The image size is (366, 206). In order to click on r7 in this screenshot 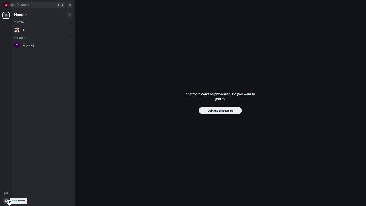, I will do `click(22, 30)`.